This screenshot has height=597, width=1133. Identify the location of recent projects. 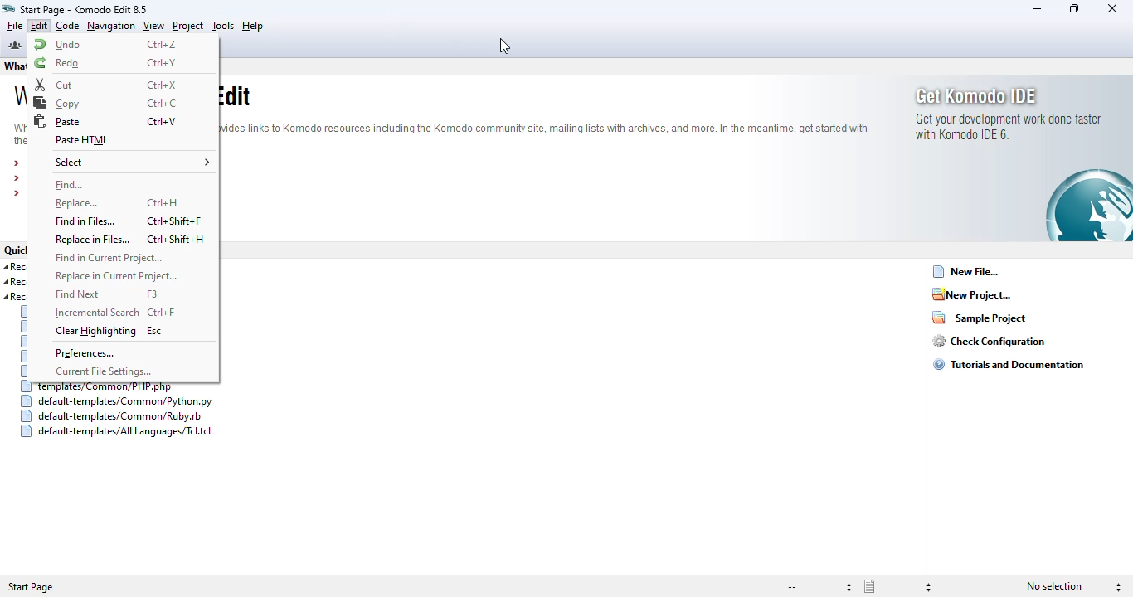
(14, 266).